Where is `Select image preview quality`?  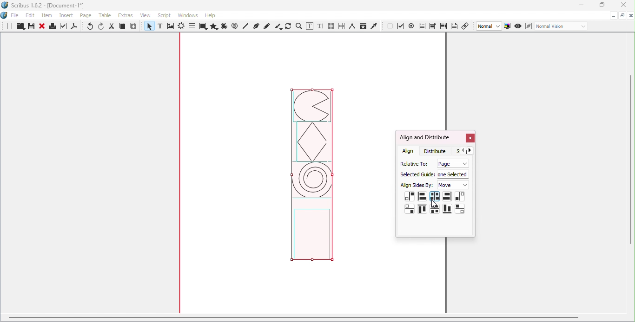 Select image preview quality is located at coordinates (489, 26).